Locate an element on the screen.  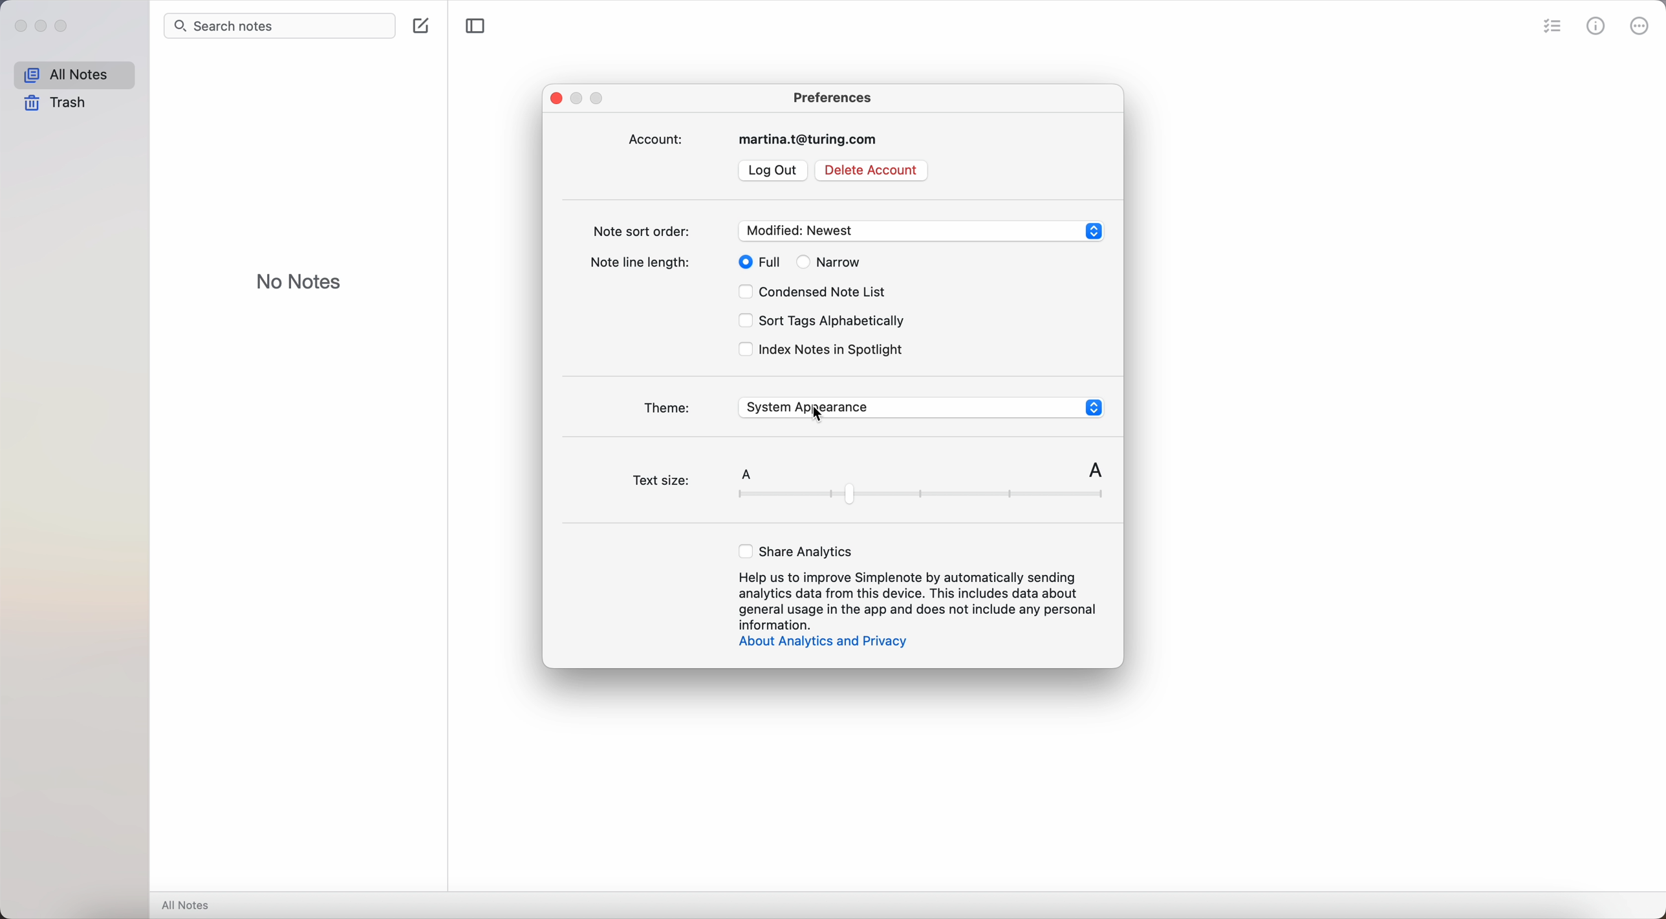
minimize Simplenote is located at coordinates (580, 98).